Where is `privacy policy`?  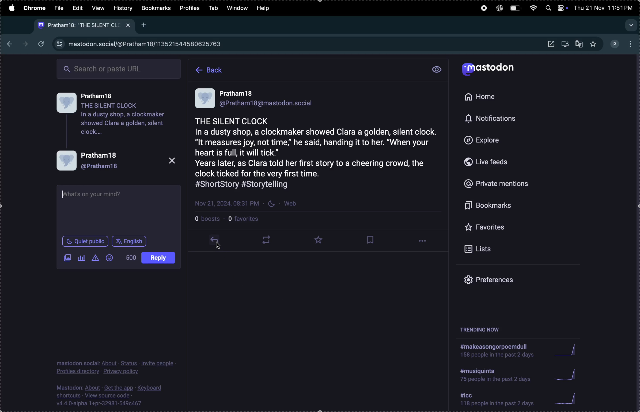
privacy policy is located at coordinates (119, 367).